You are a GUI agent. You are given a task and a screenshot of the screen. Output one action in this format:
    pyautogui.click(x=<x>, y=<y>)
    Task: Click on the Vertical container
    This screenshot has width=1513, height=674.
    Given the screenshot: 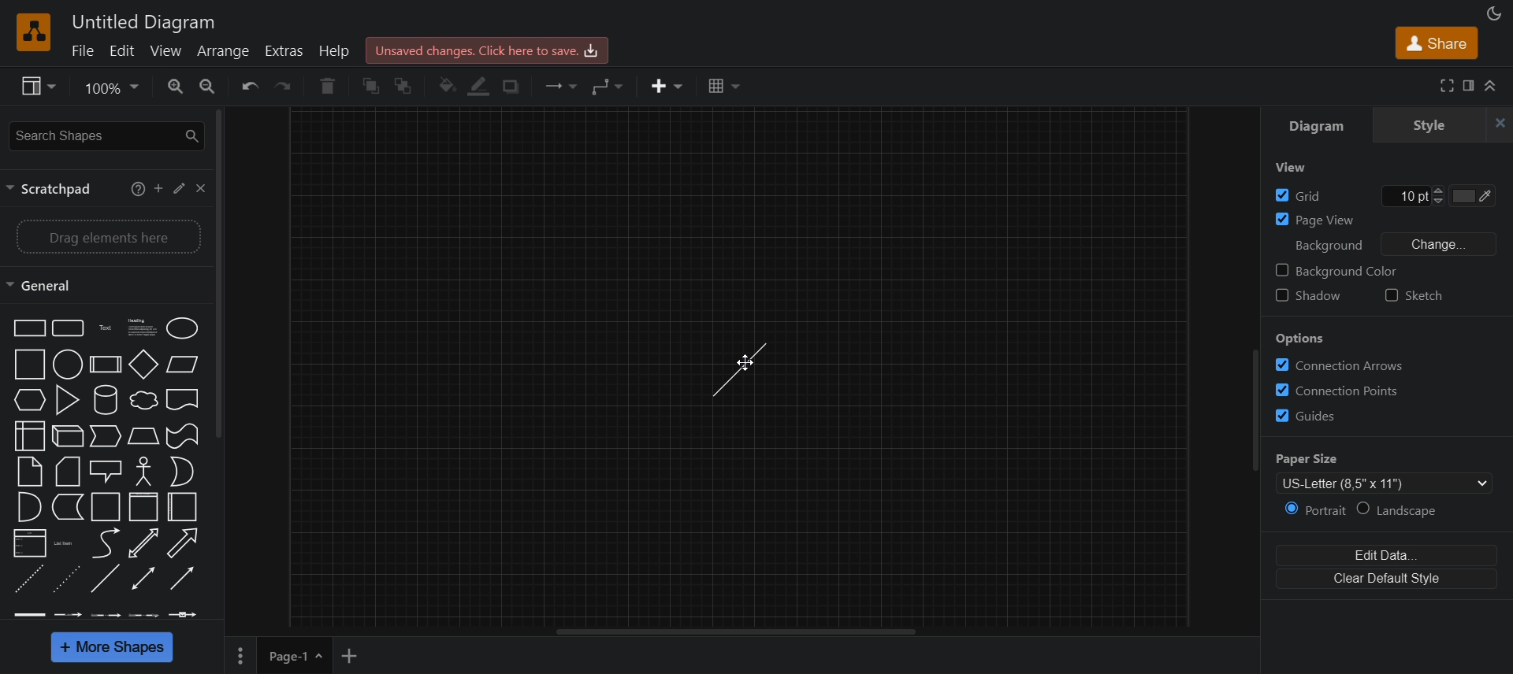 What is the action you would take?
    pyautogui.click(x=143, y=506)
    